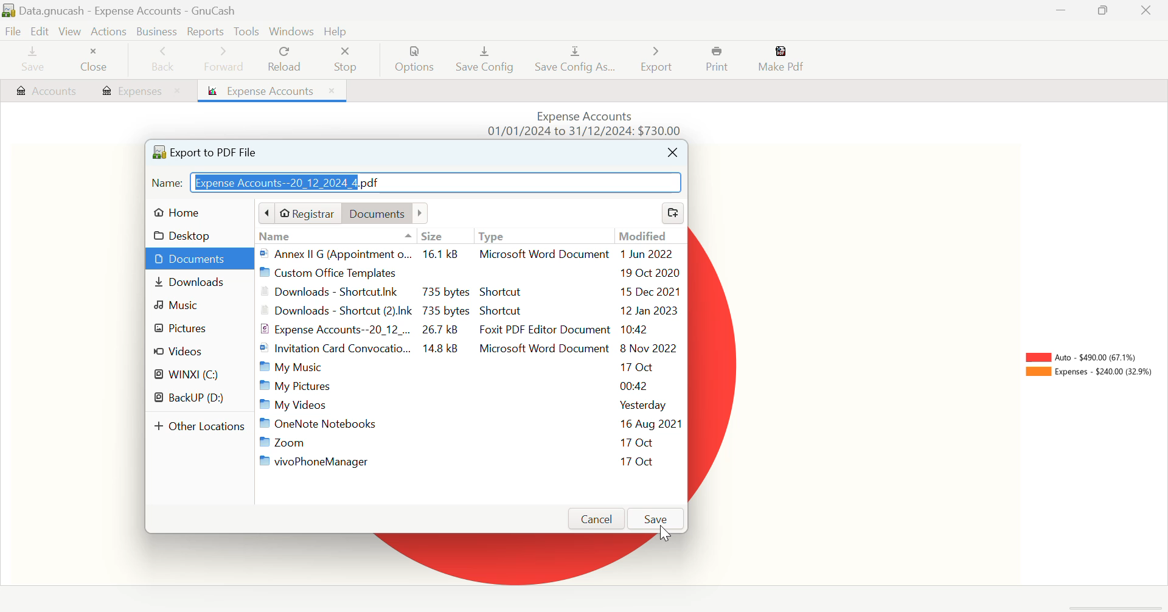  Describe the element at coordinates (665, 533) in the screenshot. I see `Cursor on Save` at that location.